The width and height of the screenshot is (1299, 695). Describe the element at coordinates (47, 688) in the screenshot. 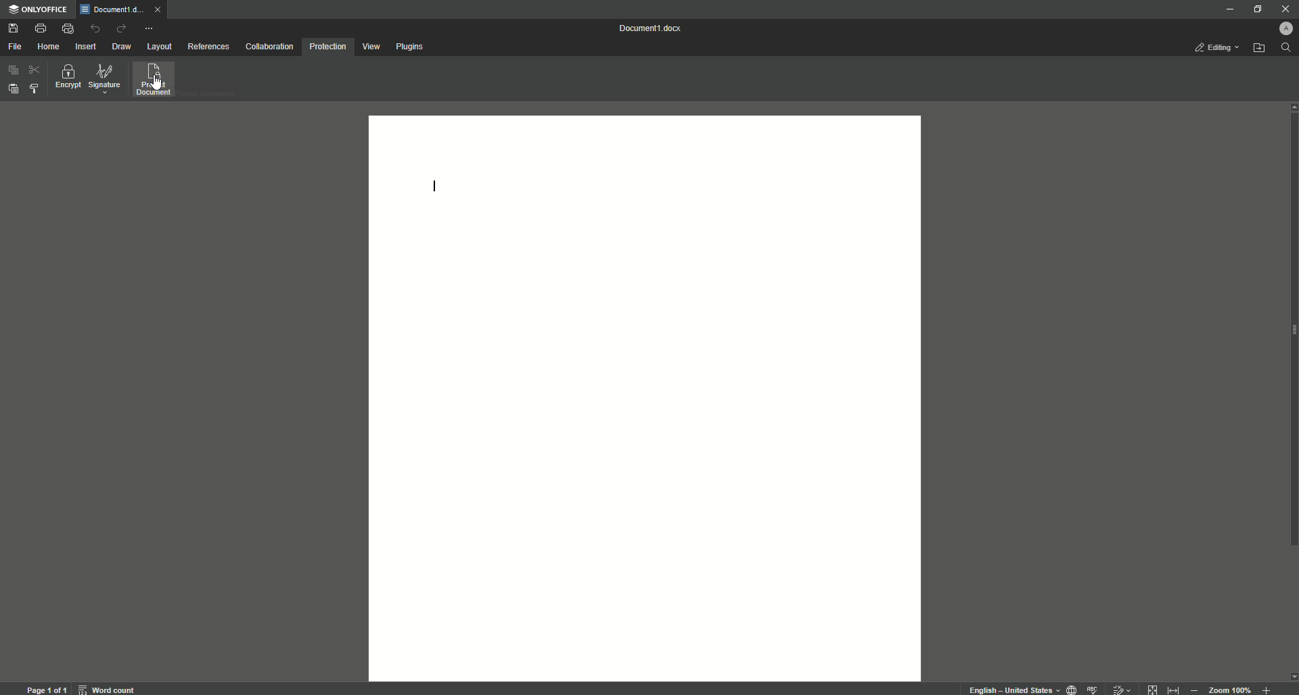

I see `page 1 of 1` at that location.